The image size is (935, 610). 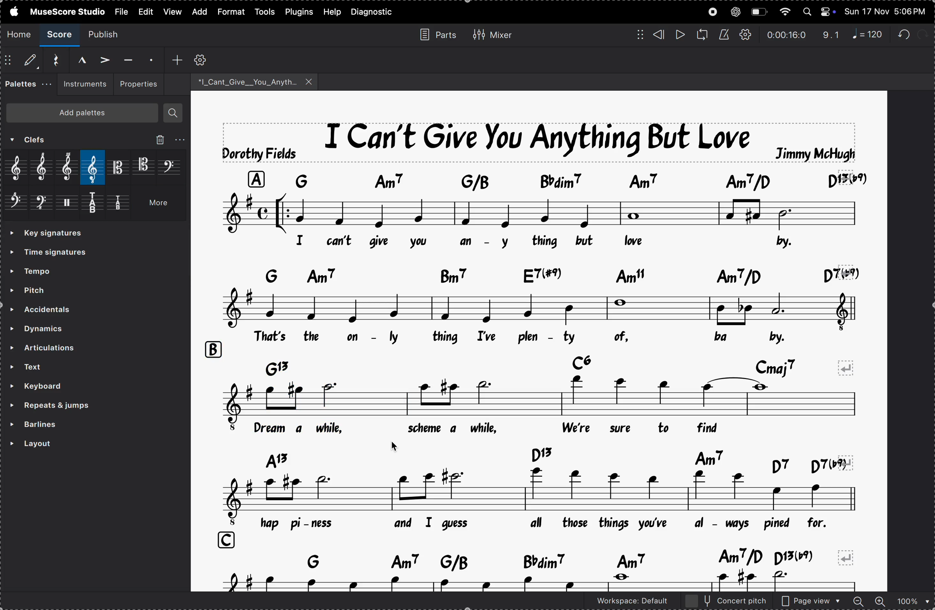 What do you see at coordinates (230, 12) in the screenshot?
I see `format` at bounding box center [230, 12].